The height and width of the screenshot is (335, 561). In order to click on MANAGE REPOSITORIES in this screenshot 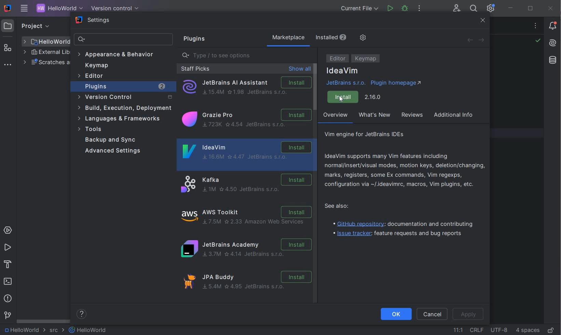, I will do `click(362, 38)`.